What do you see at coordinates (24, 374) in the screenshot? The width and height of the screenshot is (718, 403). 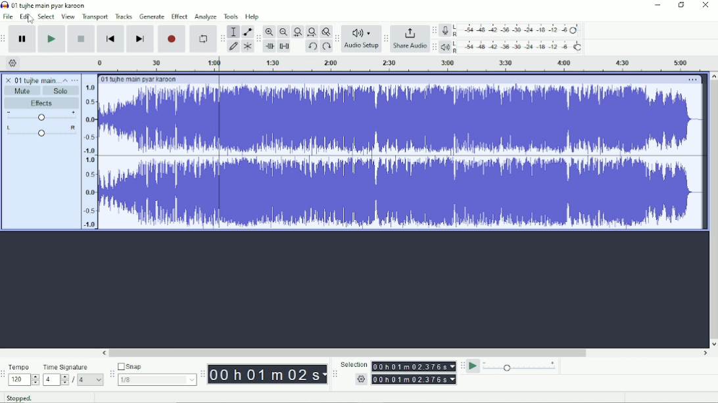 I see `Tempo` at bounding box center [24, 374].